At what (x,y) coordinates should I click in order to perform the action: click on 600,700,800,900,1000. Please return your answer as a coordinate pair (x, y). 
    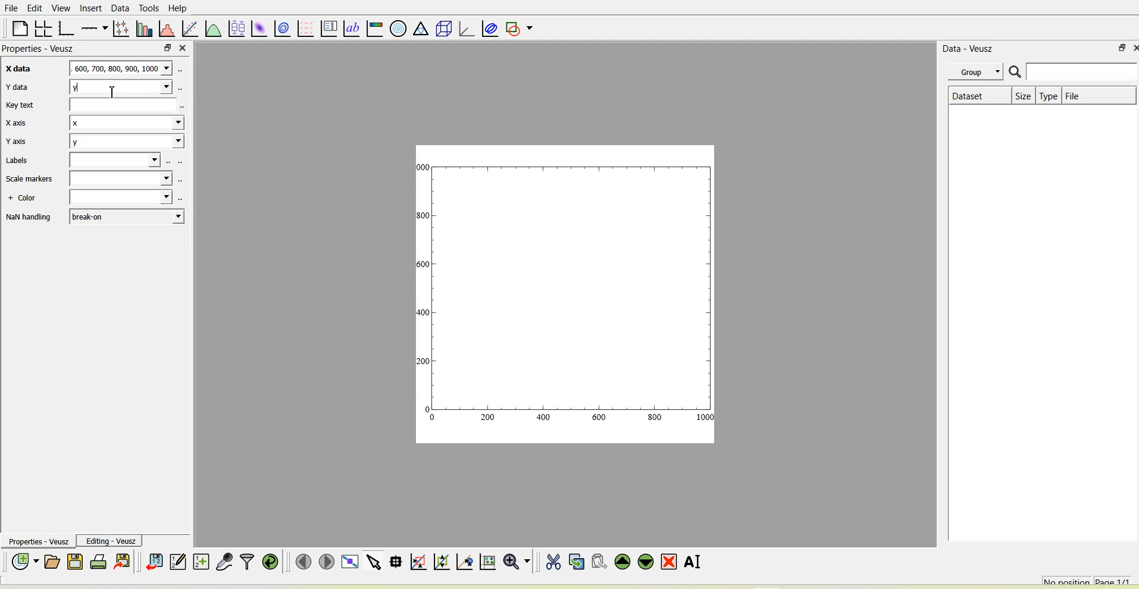
    Looking at the image, I should click on (120, 68).